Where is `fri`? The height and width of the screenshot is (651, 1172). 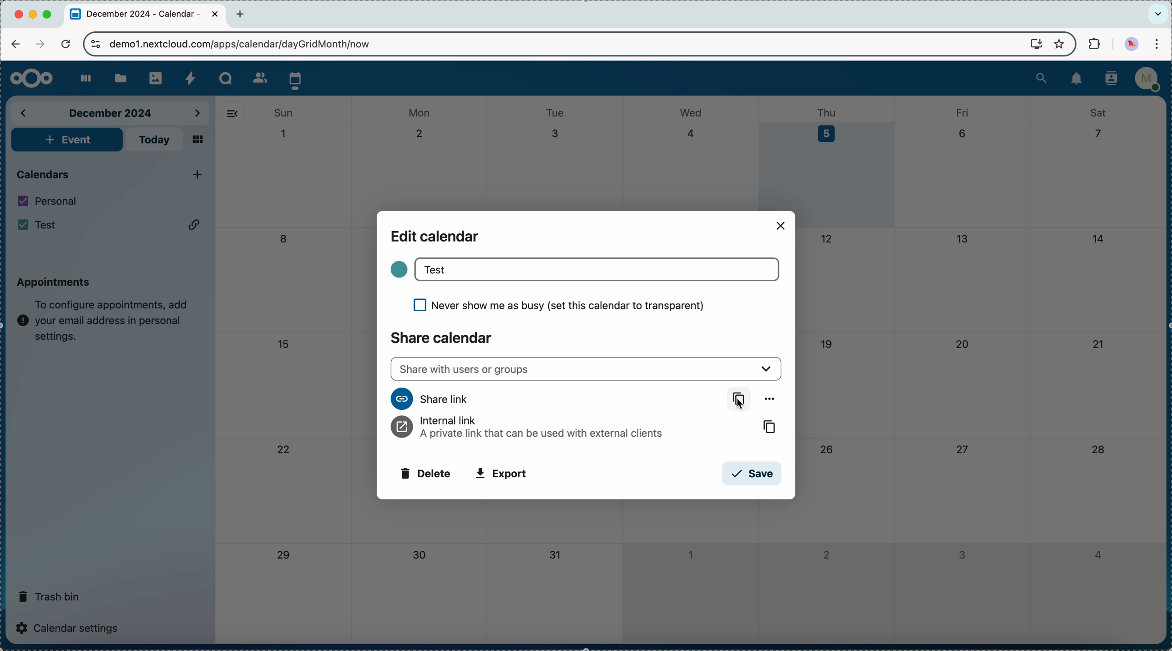
fri is located at coordinates (961, 112).